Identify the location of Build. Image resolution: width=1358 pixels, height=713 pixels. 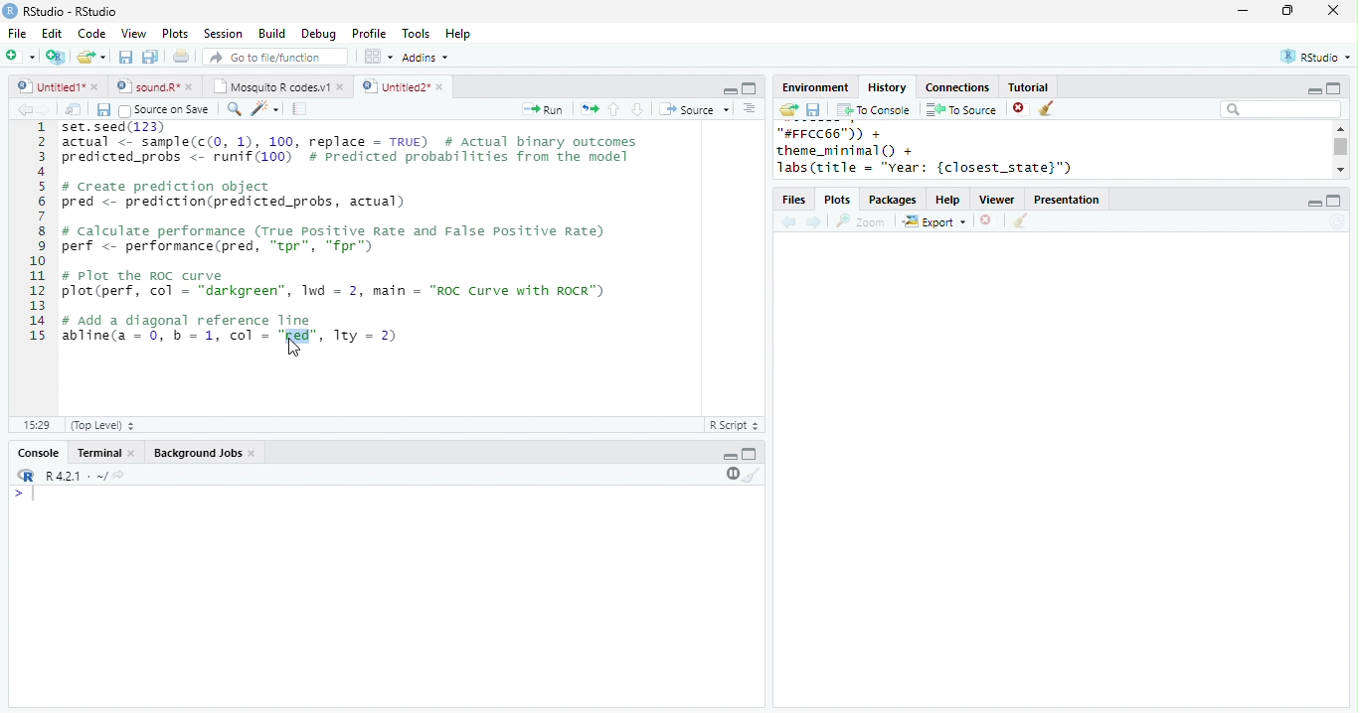
(271, 34).